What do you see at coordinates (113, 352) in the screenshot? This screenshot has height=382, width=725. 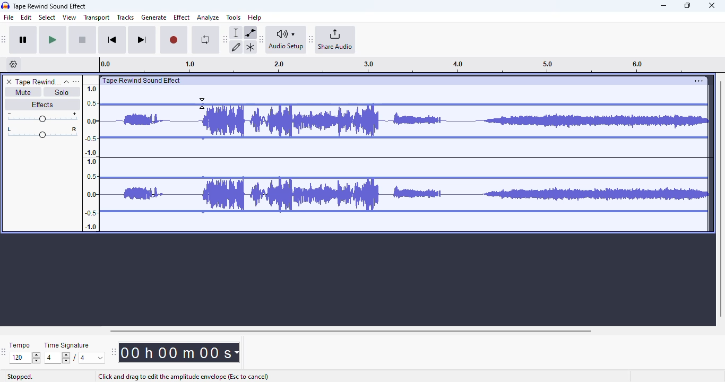 I see `Move audacity time toolbar` at bounding box center [113, 352].